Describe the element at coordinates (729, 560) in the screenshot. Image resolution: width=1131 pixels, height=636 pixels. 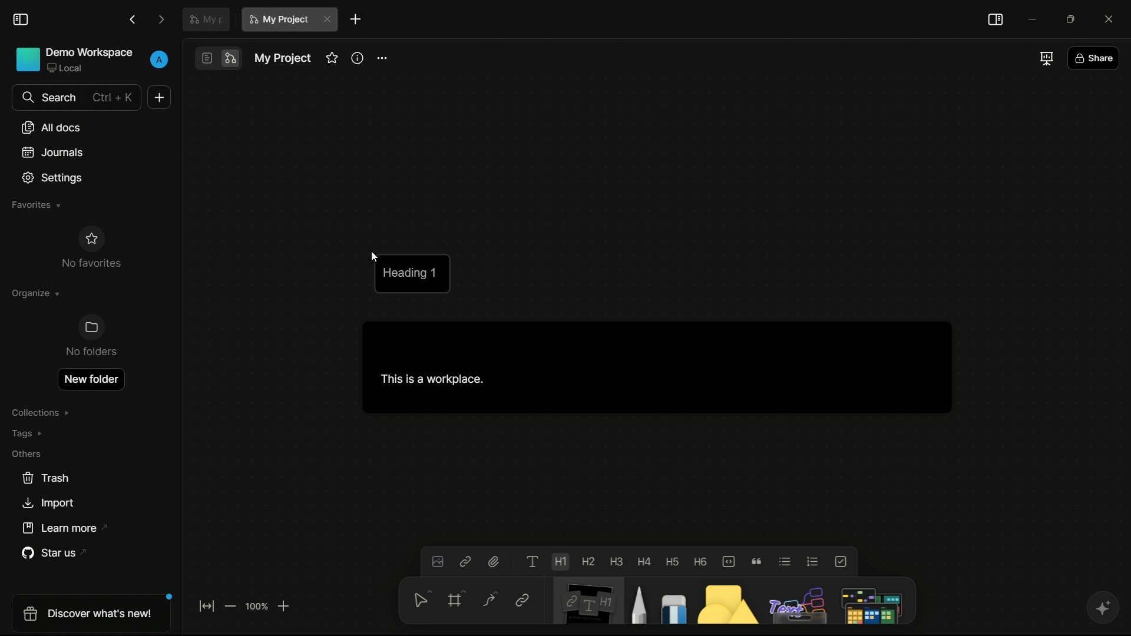
I see `code block` at that location.